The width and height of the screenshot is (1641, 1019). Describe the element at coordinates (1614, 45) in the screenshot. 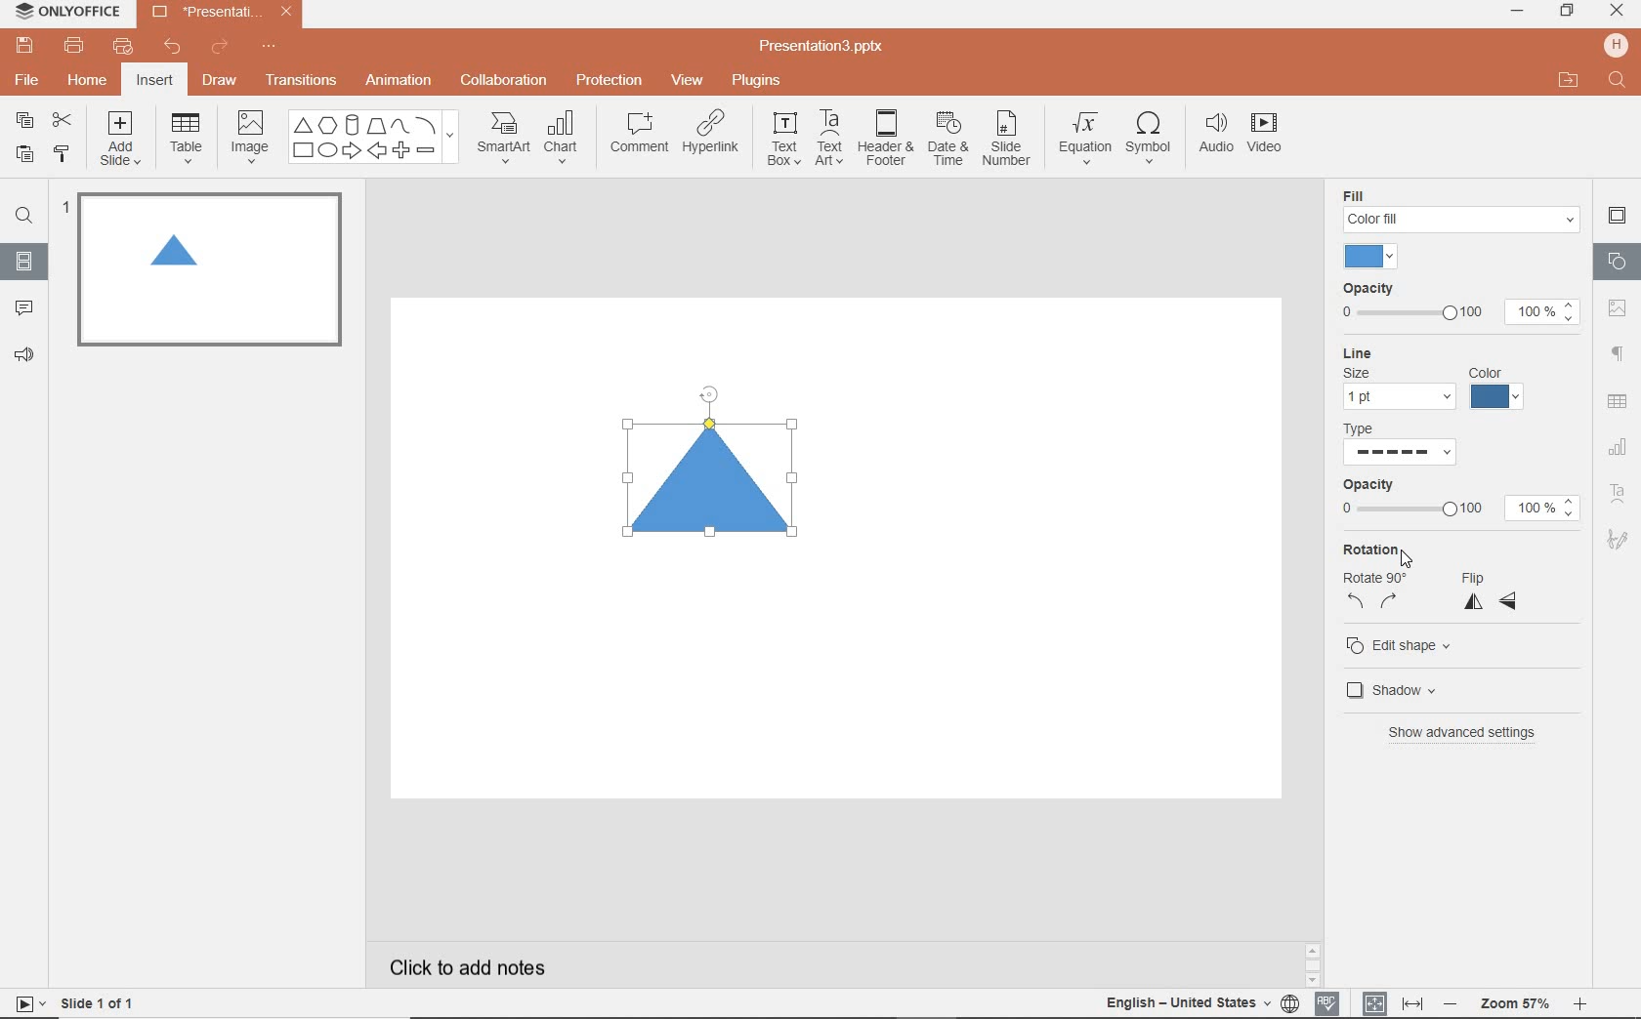

I see `profile` at that location.